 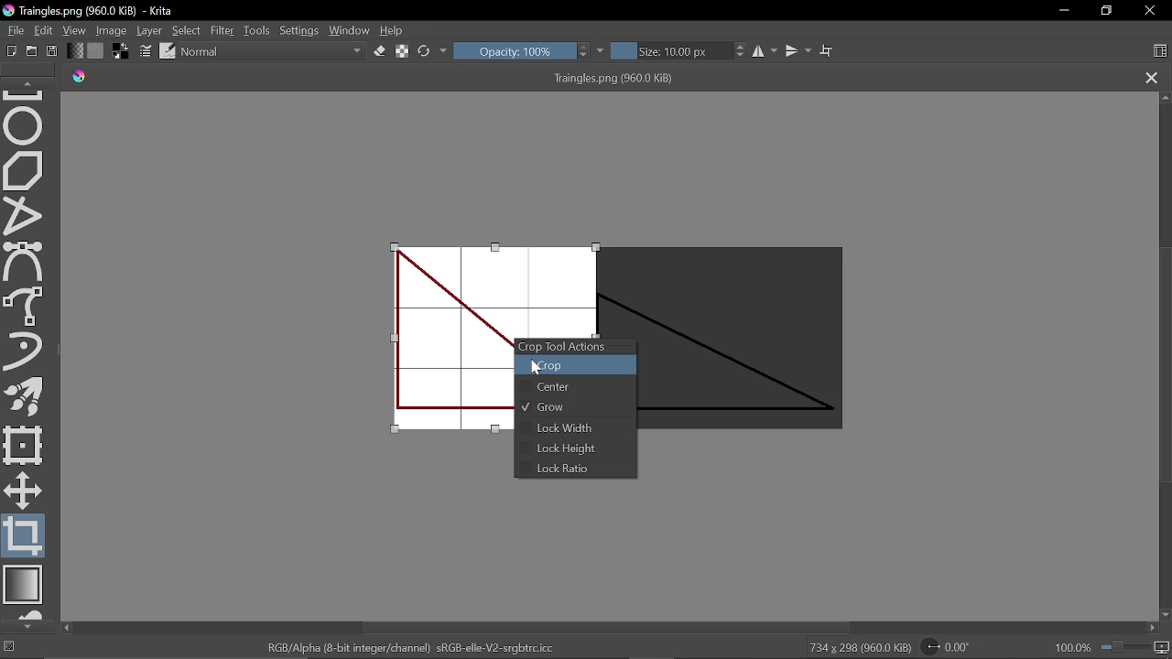 I want to click on Normal, so click(x=274, y=52).